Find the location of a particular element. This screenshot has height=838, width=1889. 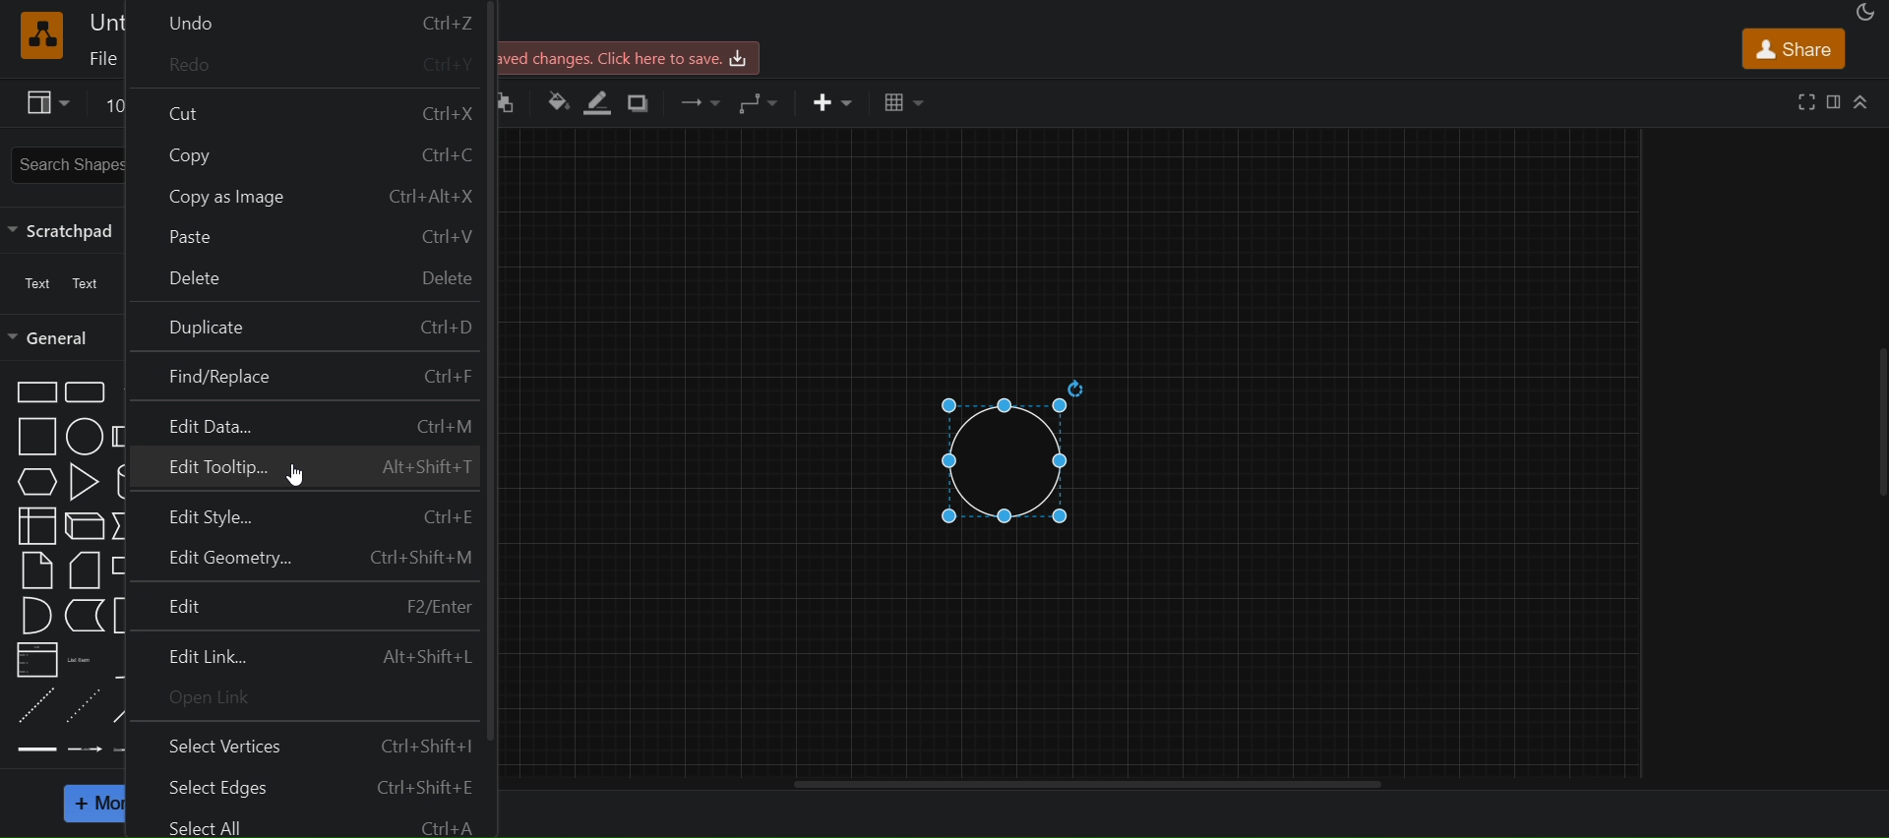

circle is located at coordinates (1010, 449).